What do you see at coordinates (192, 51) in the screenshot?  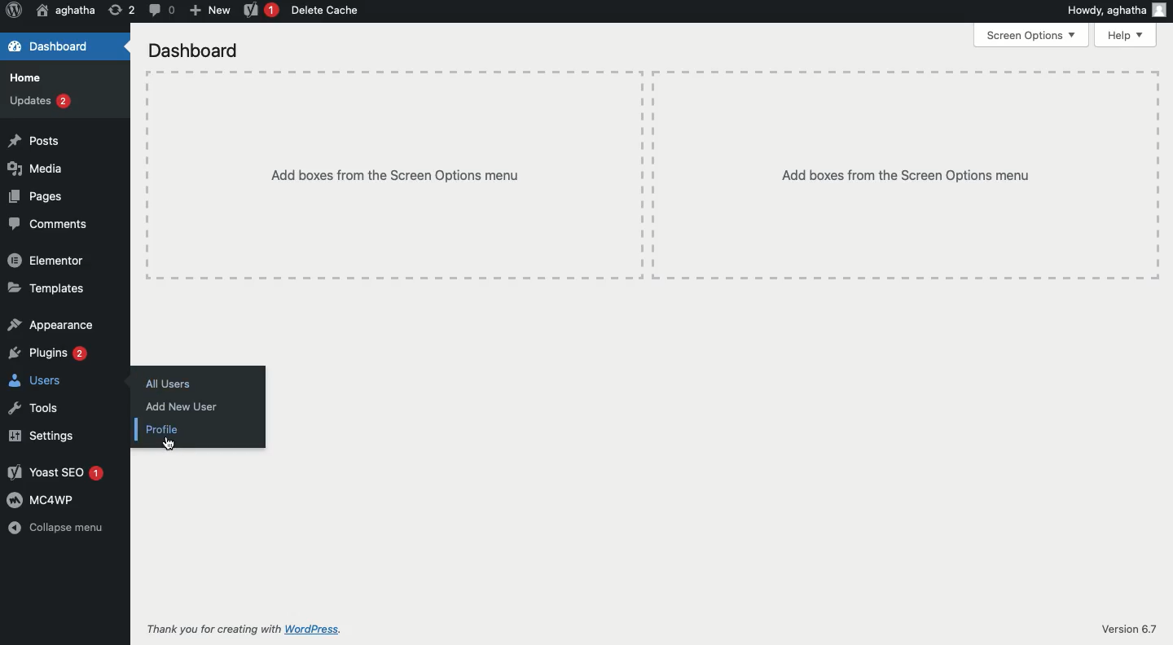 I see `Dashboard` at bounding box center [192, 51].